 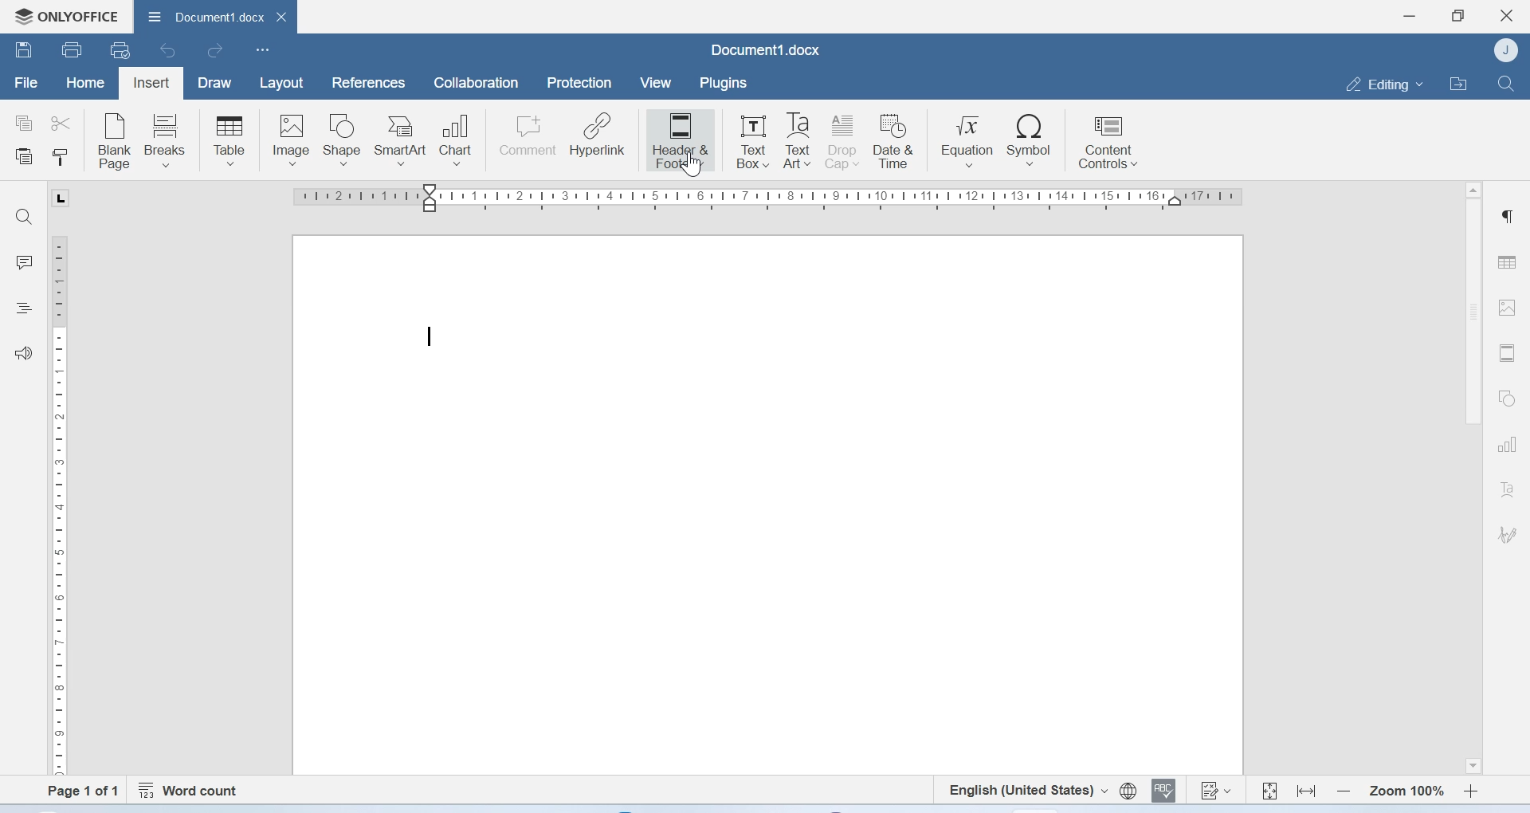 I want to click on cut, so click(x=65, y=122).